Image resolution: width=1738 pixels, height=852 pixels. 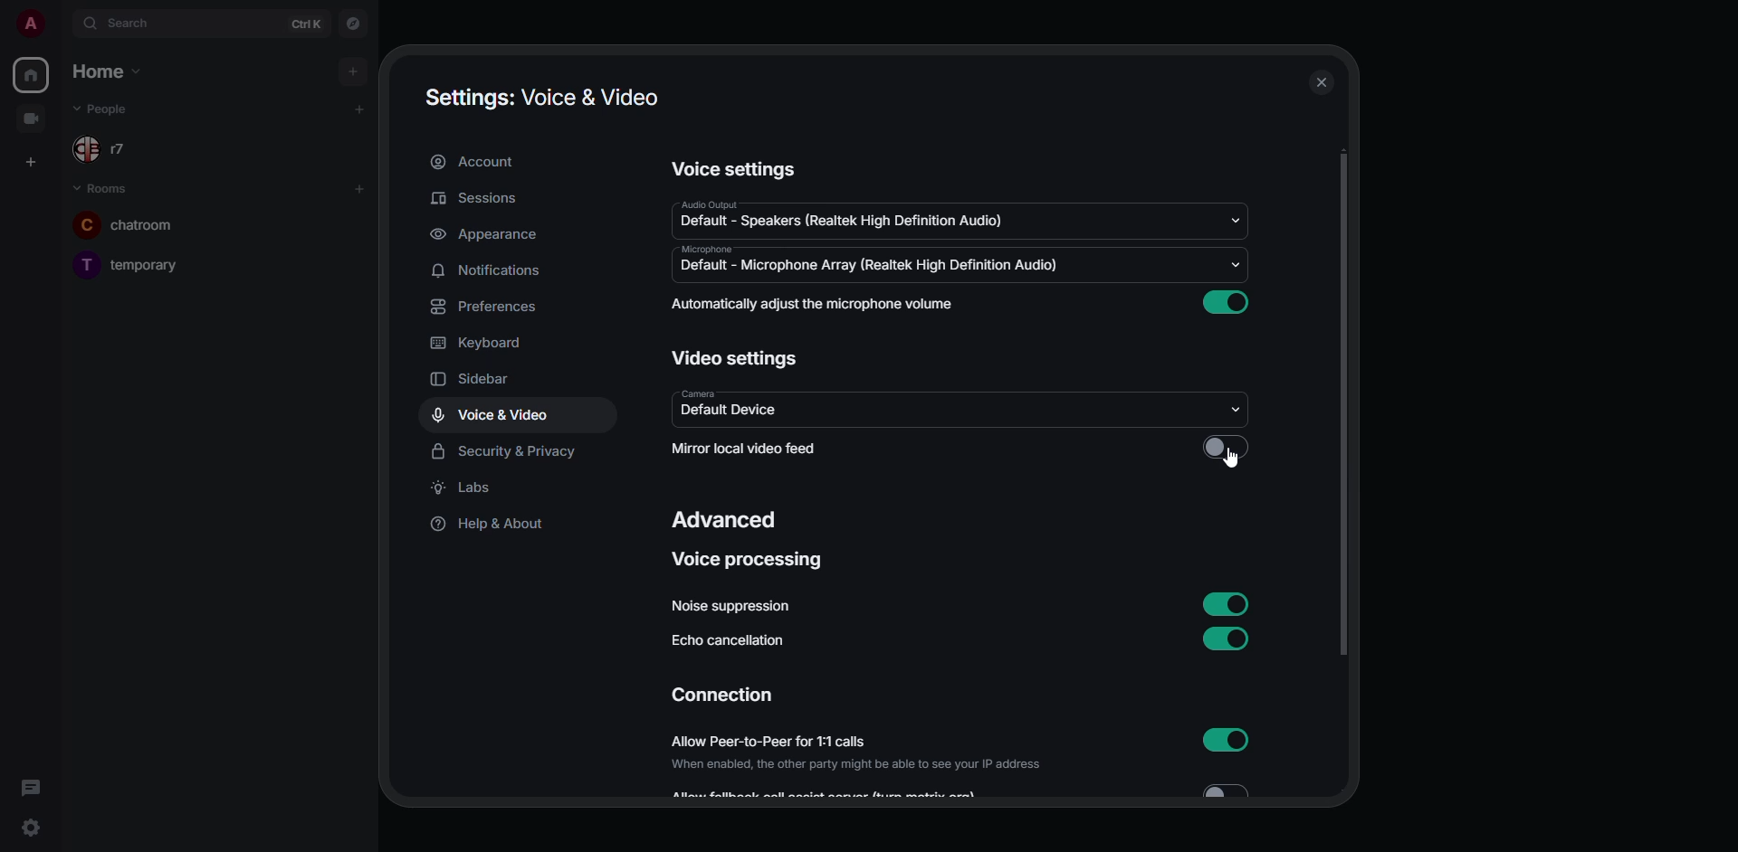 I want to click on microphone, so click(x=704, y=250).